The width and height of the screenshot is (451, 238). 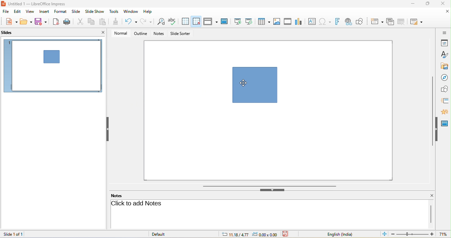 What do you see at coordinates (377, 22) in the screenshot?
I see `new slide` at bounding box center [377, 22].